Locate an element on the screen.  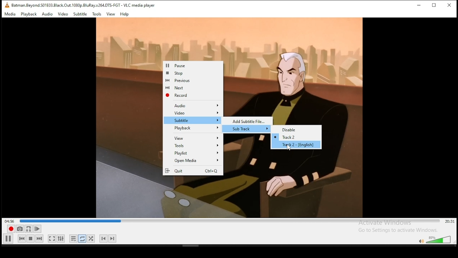
cursor is located at coordinates (289, 149).